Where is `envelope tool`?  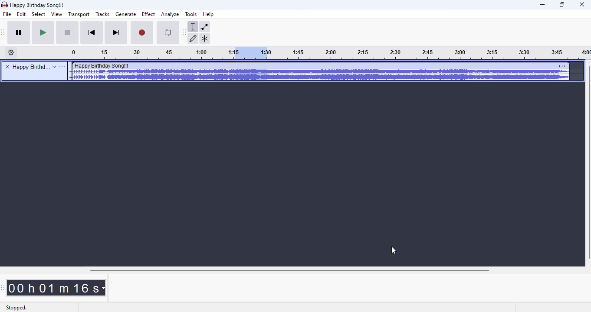 envelope tool is located at coordinates (205, 27).